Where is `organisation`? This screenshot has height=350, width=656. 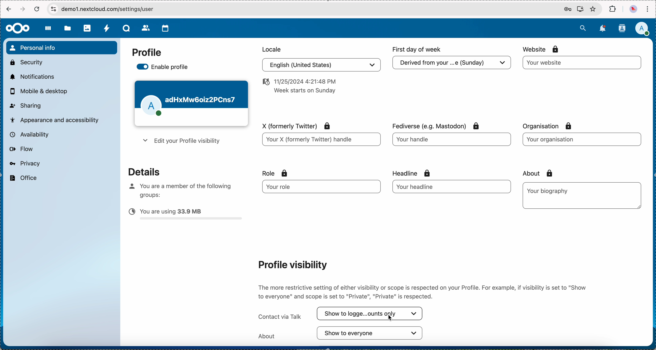 organisation is located at coordinates (581, 139).